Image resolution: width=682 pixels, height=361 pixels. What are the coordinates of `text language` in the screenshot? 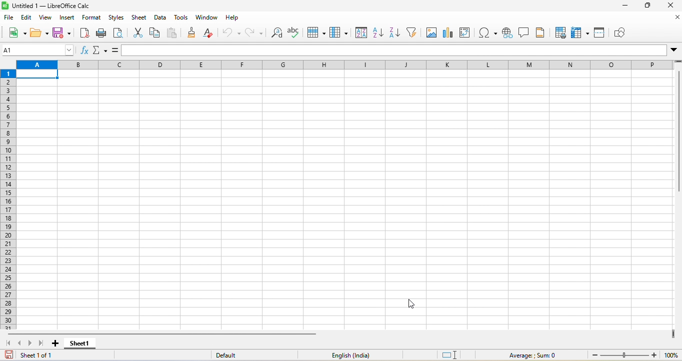 It's located at (352, 355).